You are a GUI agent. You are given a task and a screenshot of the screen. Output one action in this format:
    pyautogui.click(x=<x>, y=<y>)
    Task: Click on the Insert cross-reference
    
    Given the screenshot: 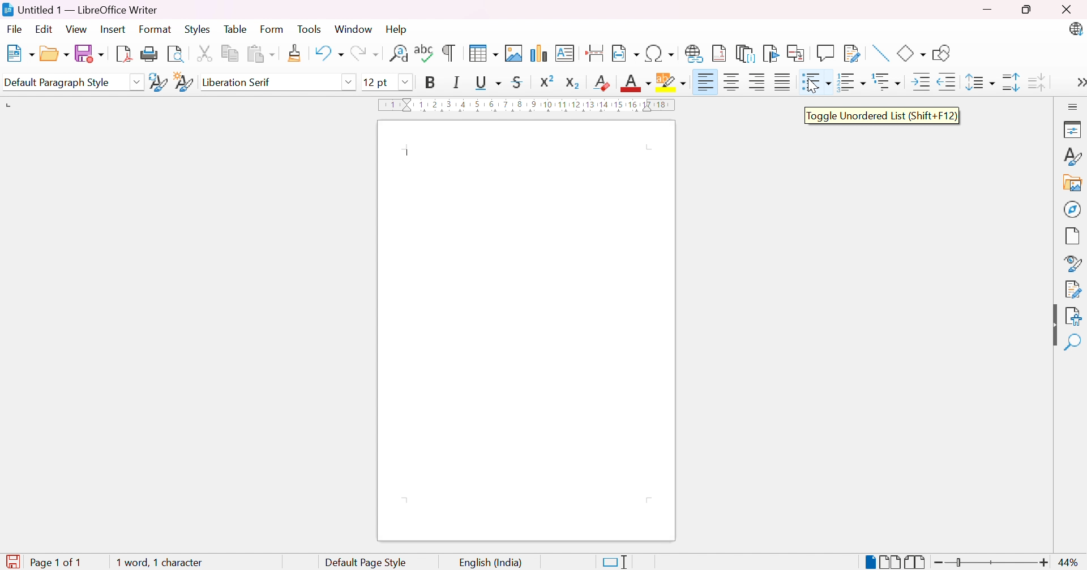 What is the action you would take?
    pyautogui.click(x=797, y=54)
    